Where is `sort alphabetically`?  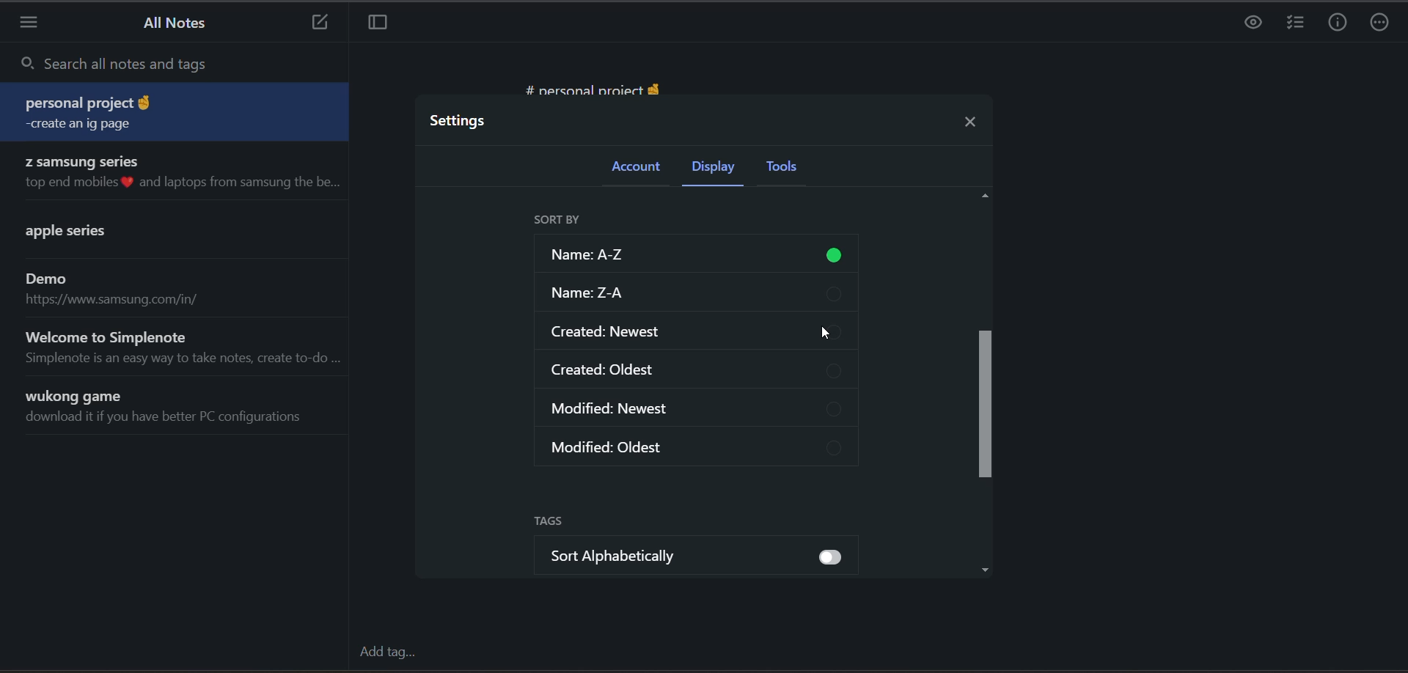
sort alphabetically is located at coordinates (704, 557).